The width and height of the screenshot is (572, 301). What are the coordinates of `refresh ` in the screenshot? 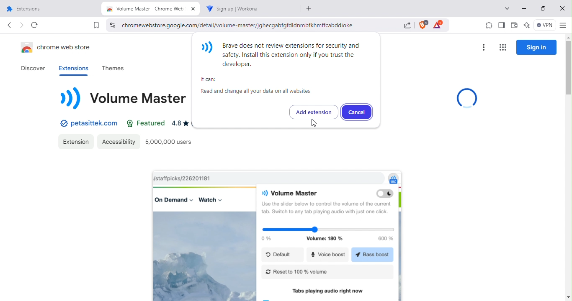 It's located at (34, 26).